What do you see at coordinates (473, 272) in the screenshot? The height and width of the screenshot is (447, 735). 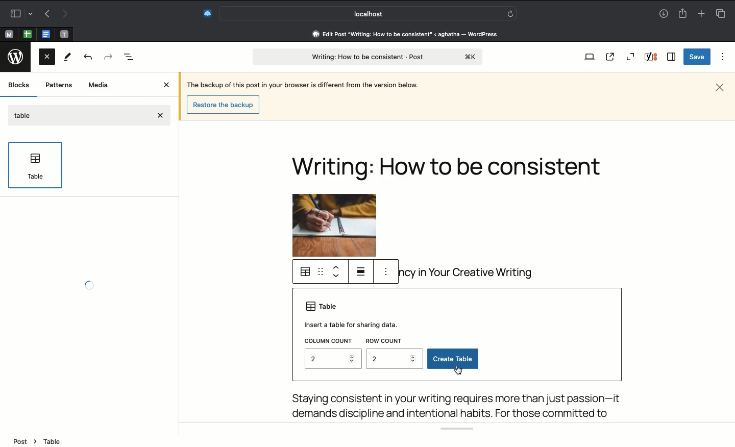 I see `body` at bounding box center [473, 272].